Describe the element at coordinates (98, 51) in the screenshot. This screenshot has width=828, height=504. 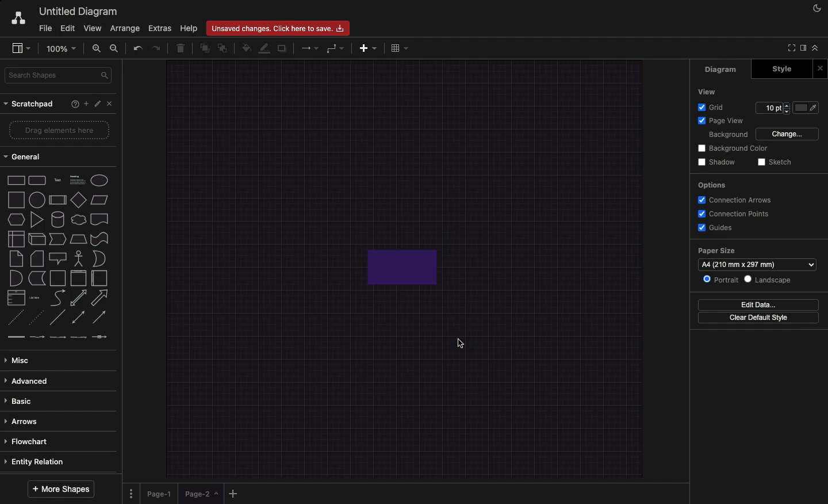
I see `Zoom in` at that location.